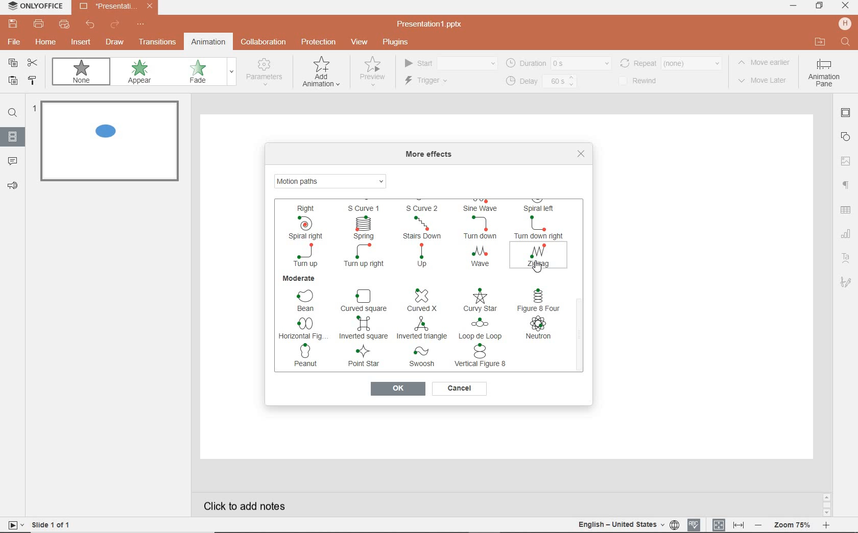 This screenshot has width=858, height=533. Describe the element at coordinates (13, 137) in the screenshot. I see `slide` at that location.